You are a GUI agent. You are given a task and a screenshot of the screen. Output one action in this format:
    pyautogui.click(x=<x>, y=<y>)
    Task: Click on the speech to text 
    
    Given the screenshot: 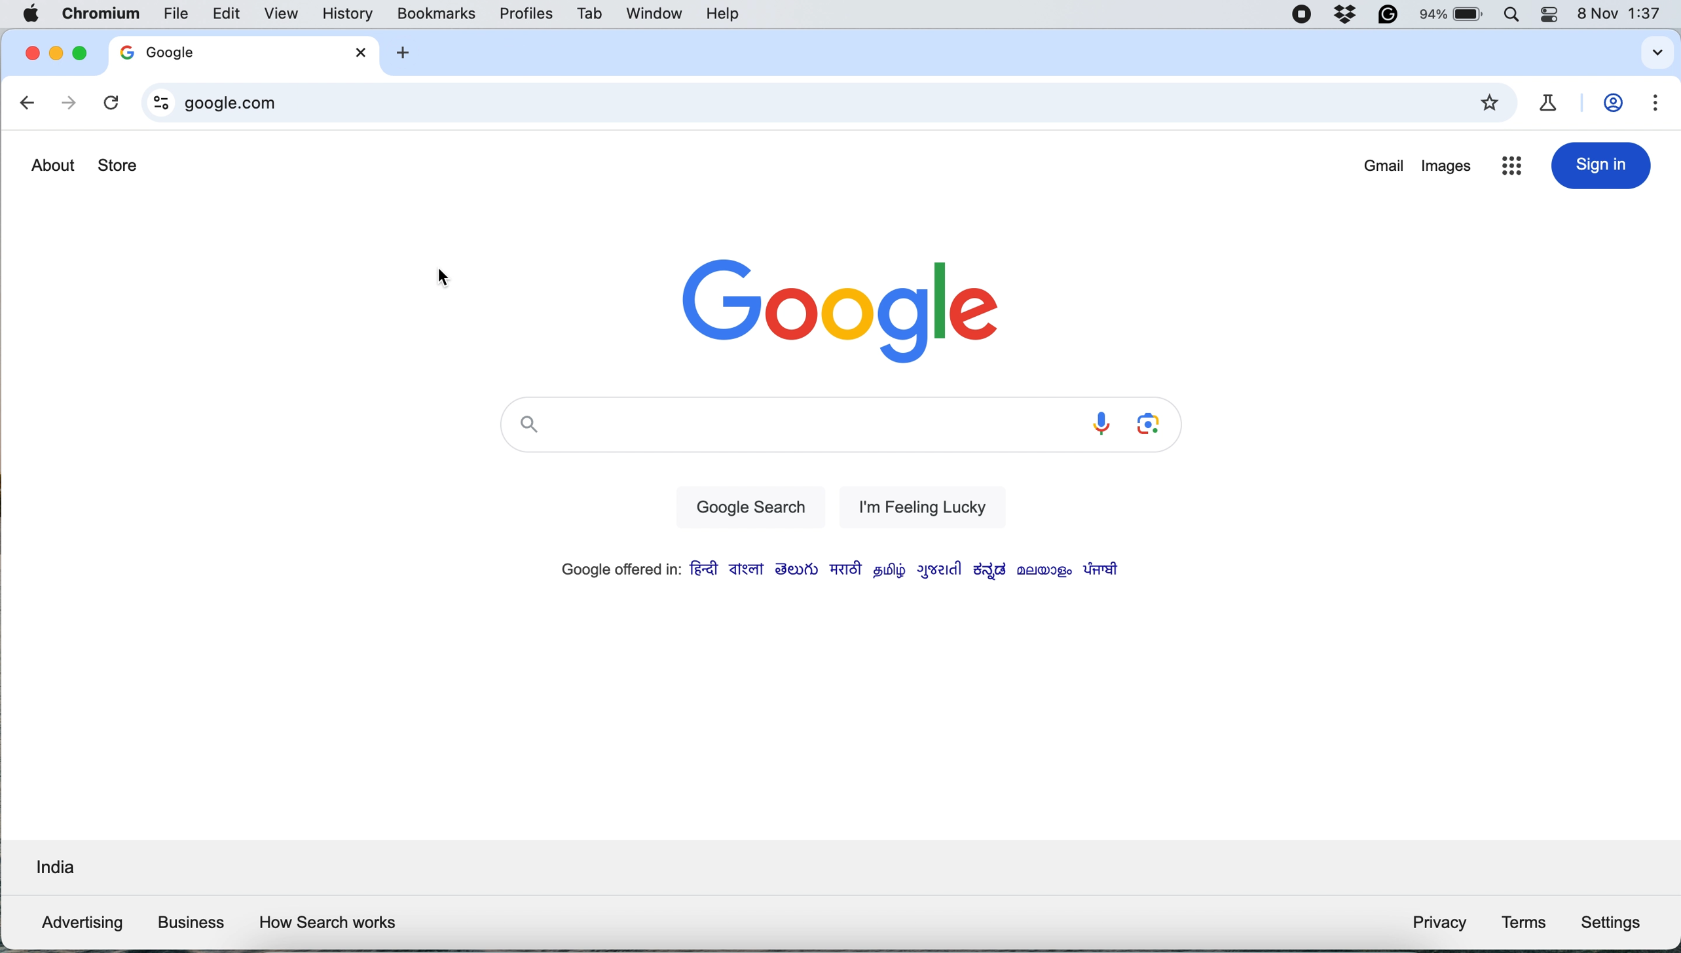 What is the action you would take?
    pyautogui.click(x=1099, y=423)
    